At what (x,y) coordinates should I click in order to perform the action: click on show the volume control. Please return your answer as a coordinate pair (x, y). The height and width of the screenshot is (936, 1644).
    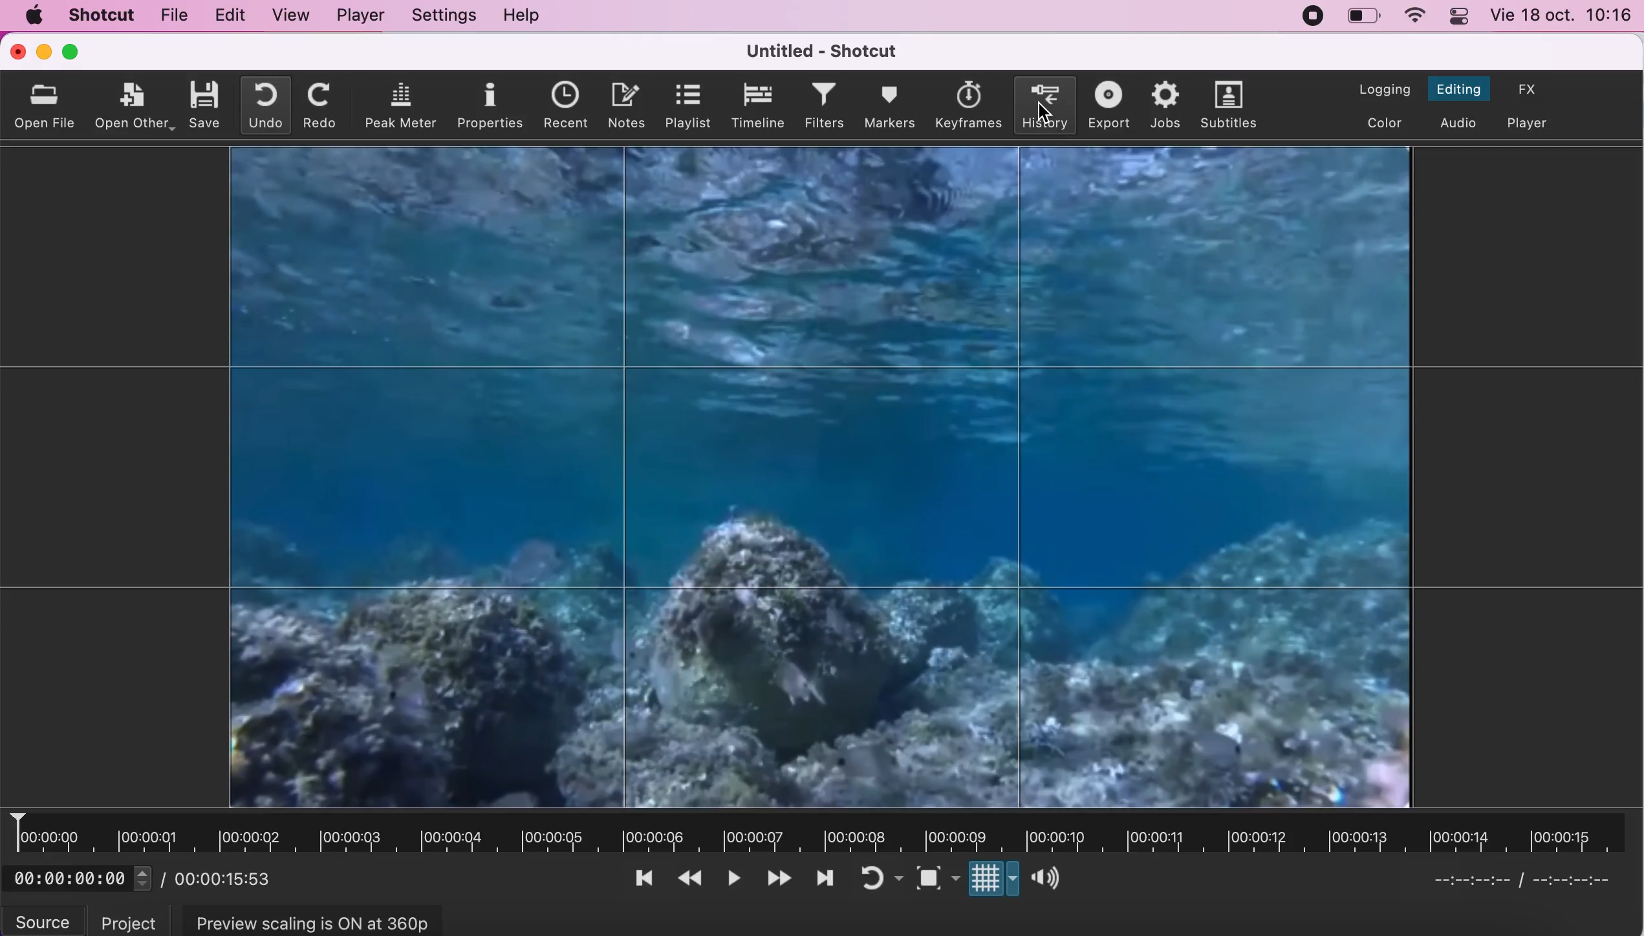
    Looking at the image, I should click on (1048, 879).